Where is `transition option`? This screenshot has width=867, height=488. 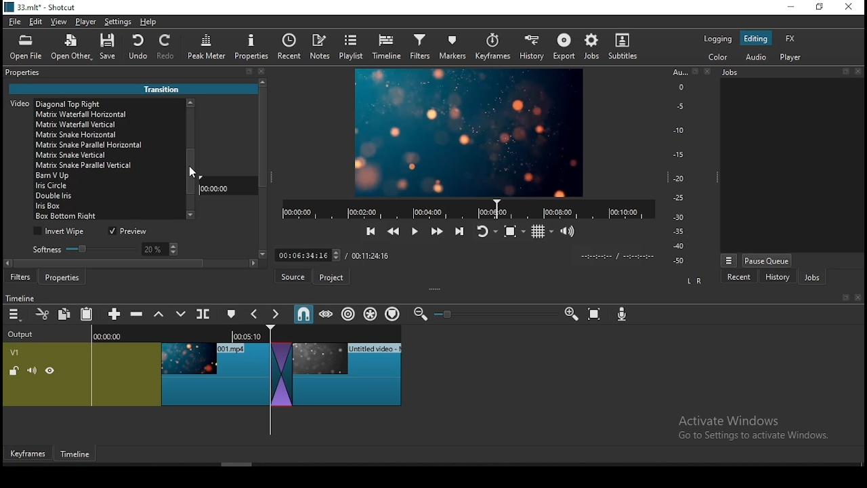
transition option is located at coordinates (106, 176).